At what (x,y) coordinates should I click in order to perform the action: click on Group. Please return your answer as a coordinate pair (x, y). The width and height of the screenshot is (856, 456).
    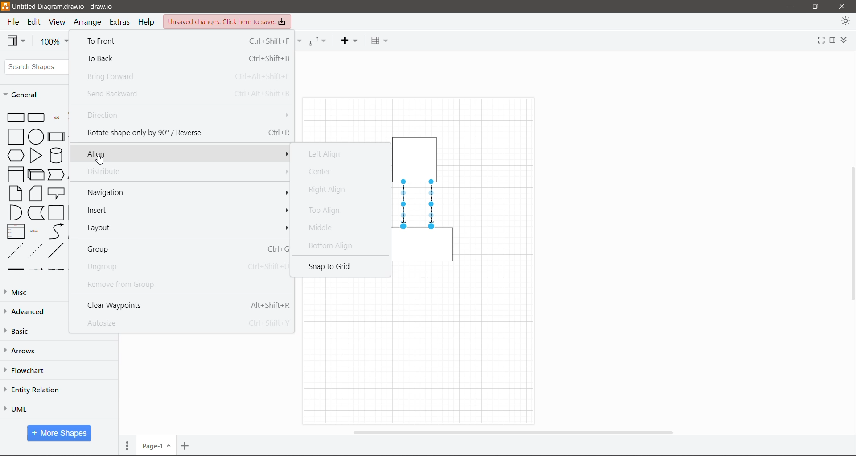
    Looking at the image, I should click on (185, 249).